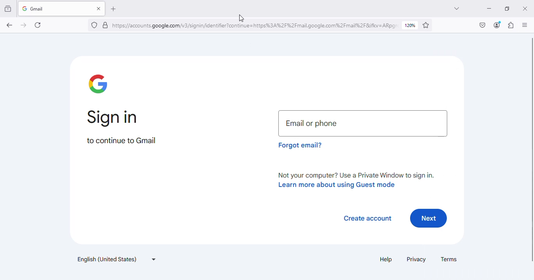 Image resolution: width=534 pixels, height=280 pixels. Describe the element at coordinates (122, 127) in the screenshot. I see `sign in to continue to Gmail` at that location.